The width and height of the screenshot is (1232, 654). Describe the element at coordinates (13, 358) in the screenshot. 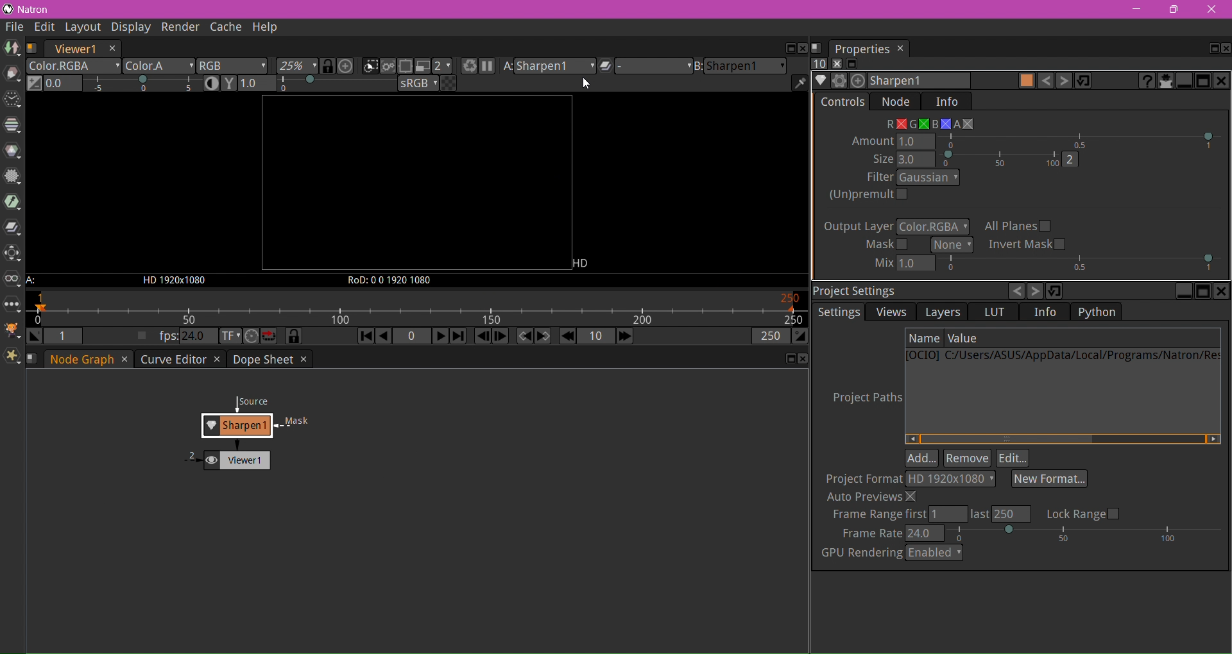

I see `Extra` at that location.